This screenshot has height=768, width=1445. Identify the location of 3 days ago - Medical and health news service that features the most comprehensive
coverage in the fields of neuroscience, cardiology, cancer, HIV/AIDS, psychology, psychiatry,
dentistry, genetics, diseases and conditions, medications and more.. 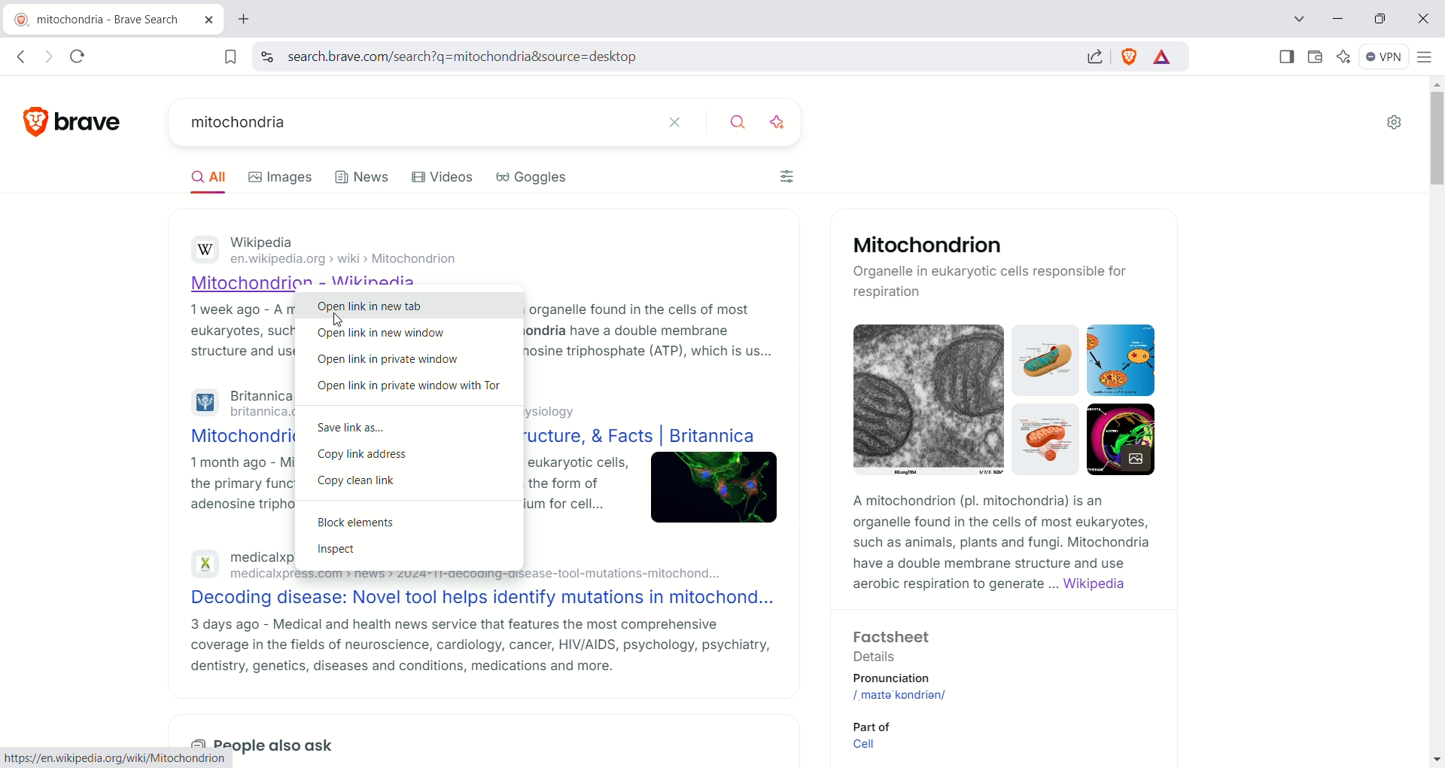
(474, 649).